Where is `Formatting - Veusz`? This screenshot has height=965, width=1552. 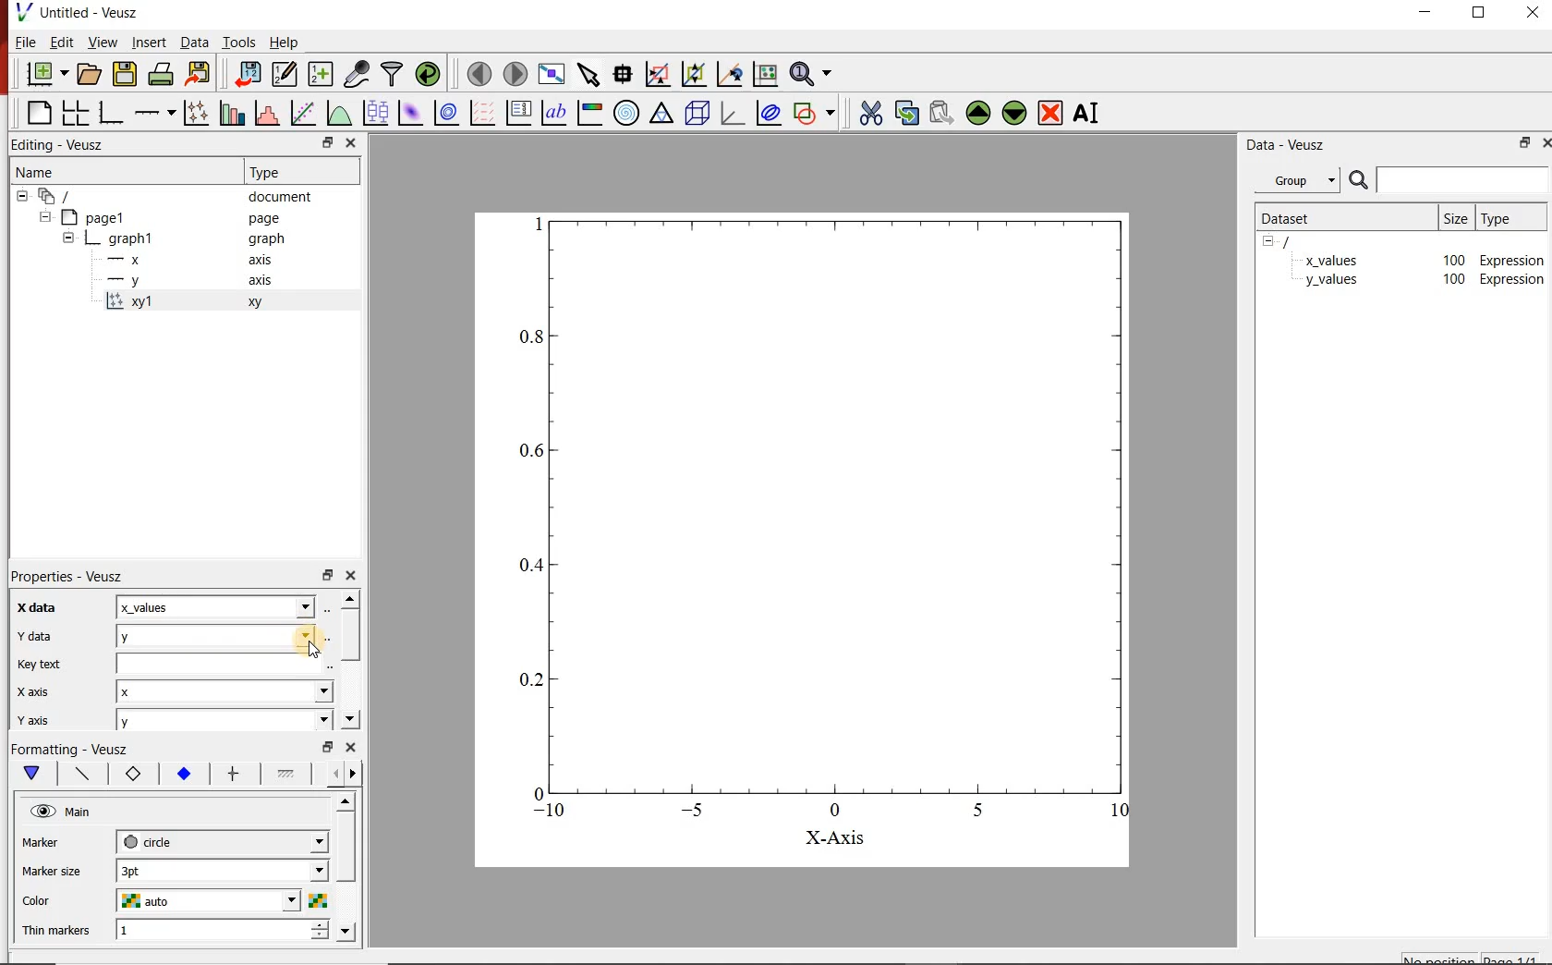 Formatting - Veusz is located at coordinates (74, 748).